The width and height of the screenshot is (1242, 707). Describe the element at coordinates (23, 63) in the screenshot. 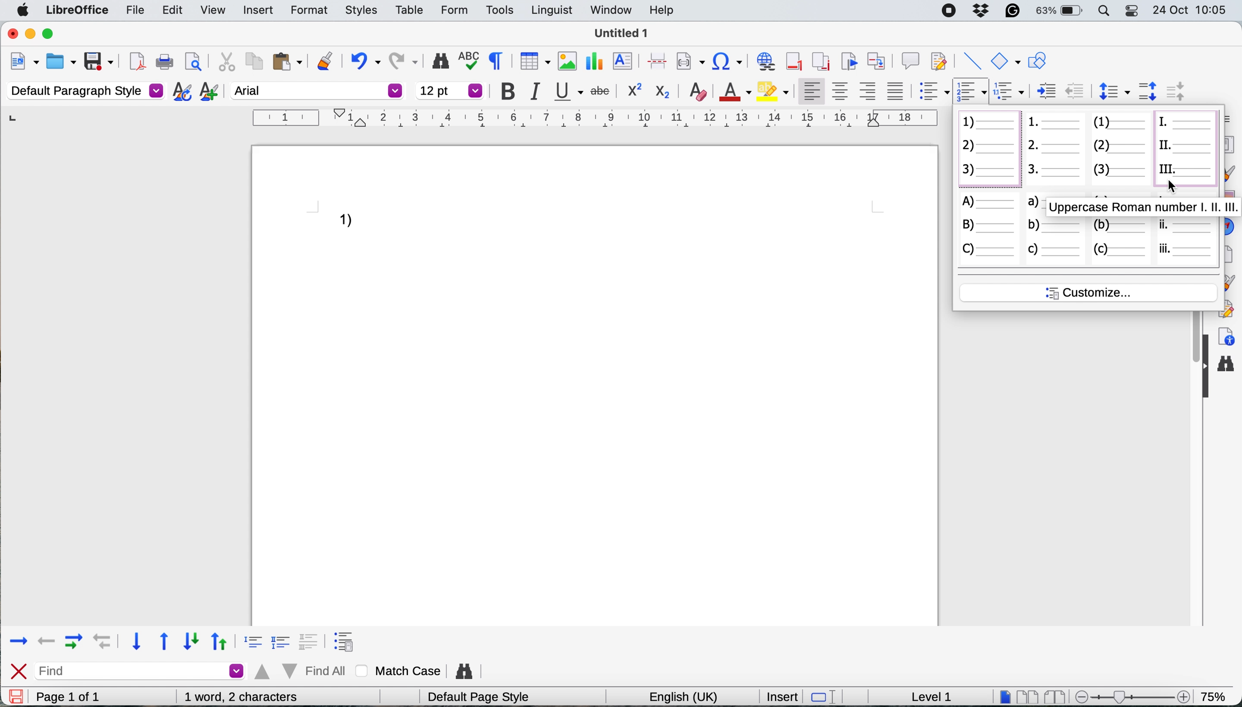

I see `new` at that location.